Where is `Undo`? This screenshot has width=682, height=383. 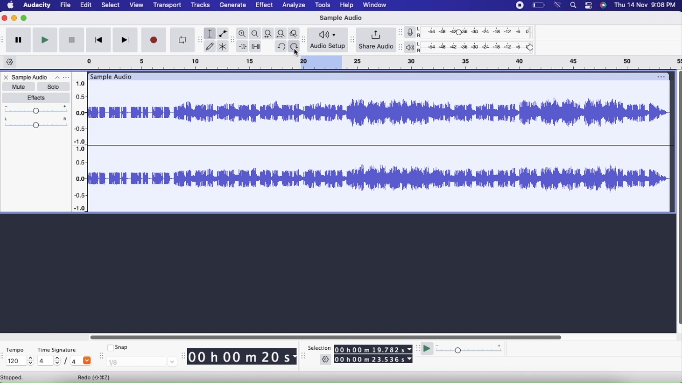
Undo is located at coordinates (281, 46).